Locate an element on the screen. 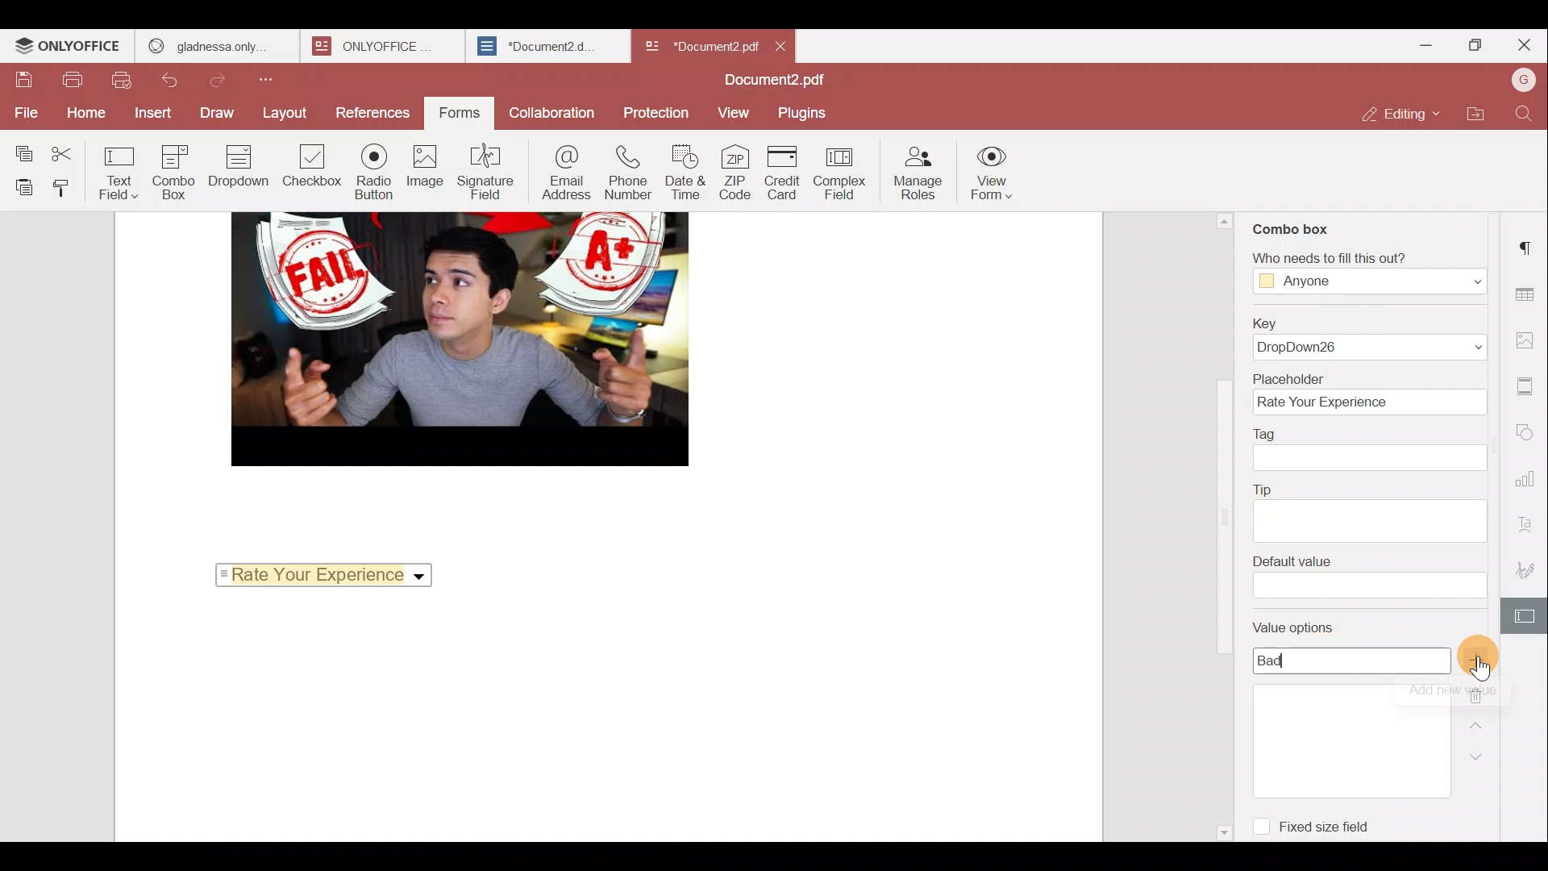 Image resolution: width=1548 pixels, height=871 pixels. Cursor is located at coordinates (1479, 655).